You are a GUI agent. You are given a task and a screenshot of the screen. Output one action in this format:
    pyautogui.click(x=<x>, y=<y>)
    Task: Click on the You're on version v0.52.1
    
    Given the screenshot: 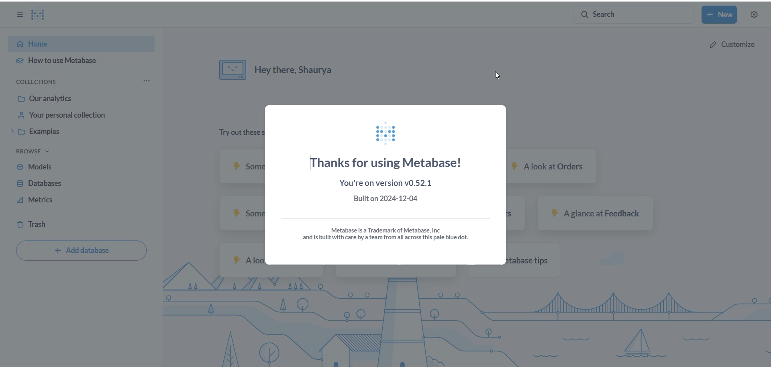 What is the action you would take?
    pyautogui.click(x=386, y=182)
    